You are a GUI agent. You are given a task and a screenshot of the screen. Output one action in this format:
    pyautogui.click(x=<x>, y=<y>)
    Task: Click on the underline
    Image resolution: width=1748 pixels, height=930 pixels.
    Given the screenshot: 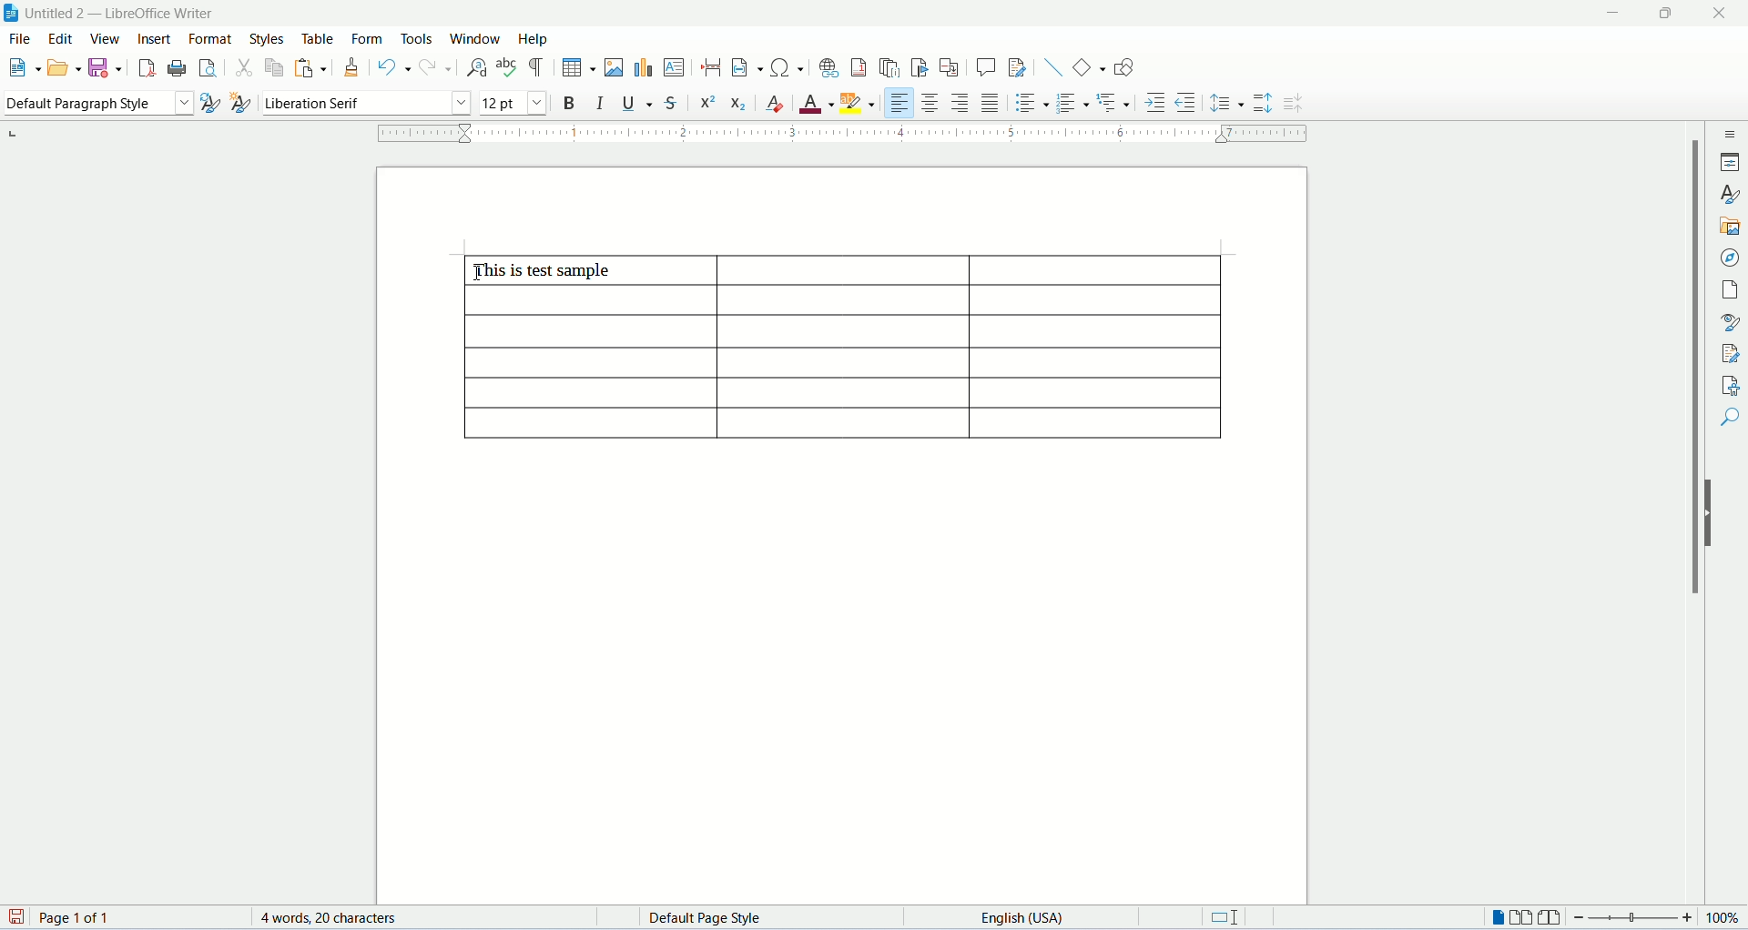 What is the action you would take?
    pyautogui.click(x=637, y=104)
    